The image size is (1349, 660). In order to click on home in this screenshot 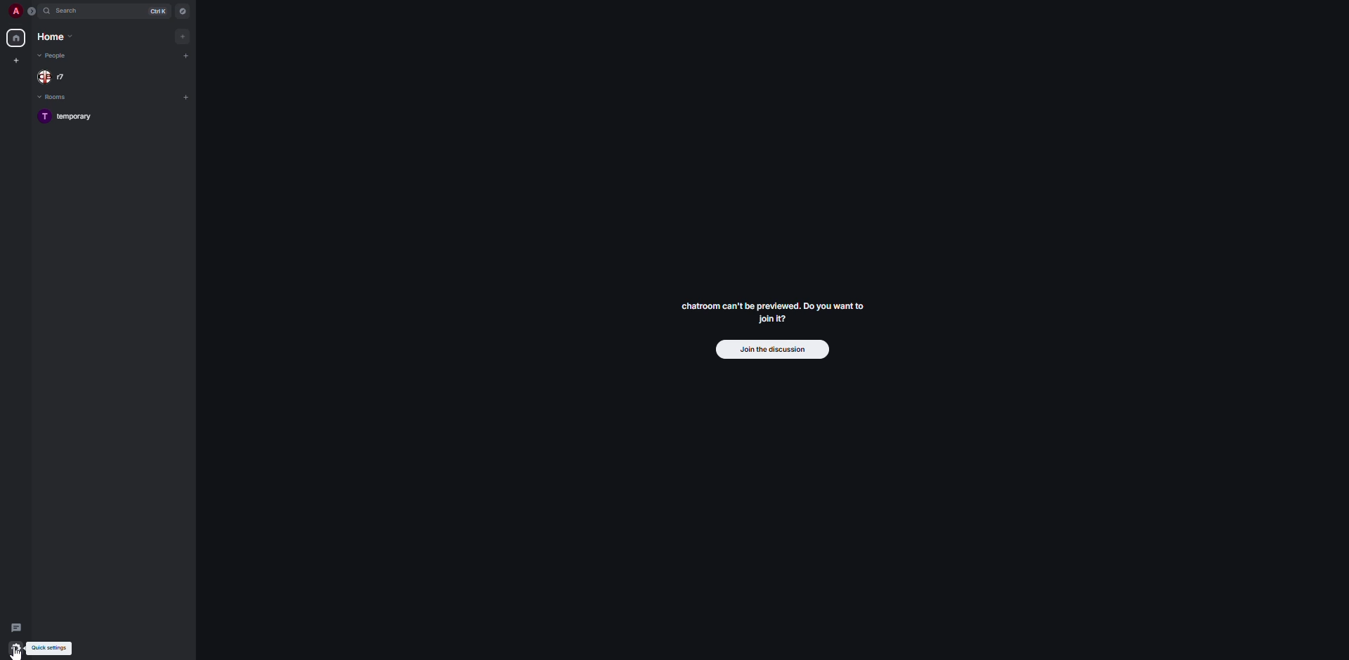, I will do `click(15, 39)`.